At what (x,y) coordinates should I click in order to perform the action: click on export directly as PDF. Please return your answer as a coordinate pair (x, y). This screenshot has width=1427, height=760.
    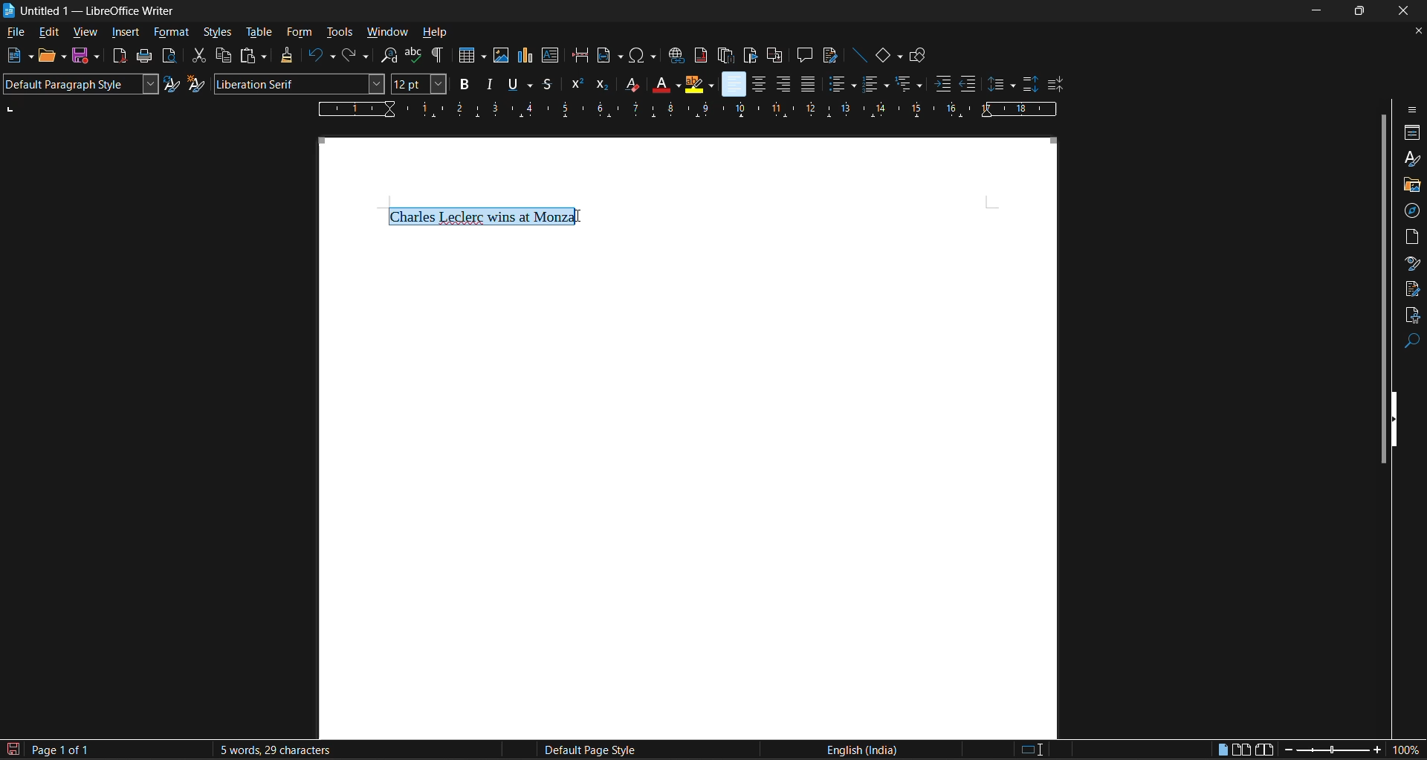
    Looking at the image, I should click on (117, 57).